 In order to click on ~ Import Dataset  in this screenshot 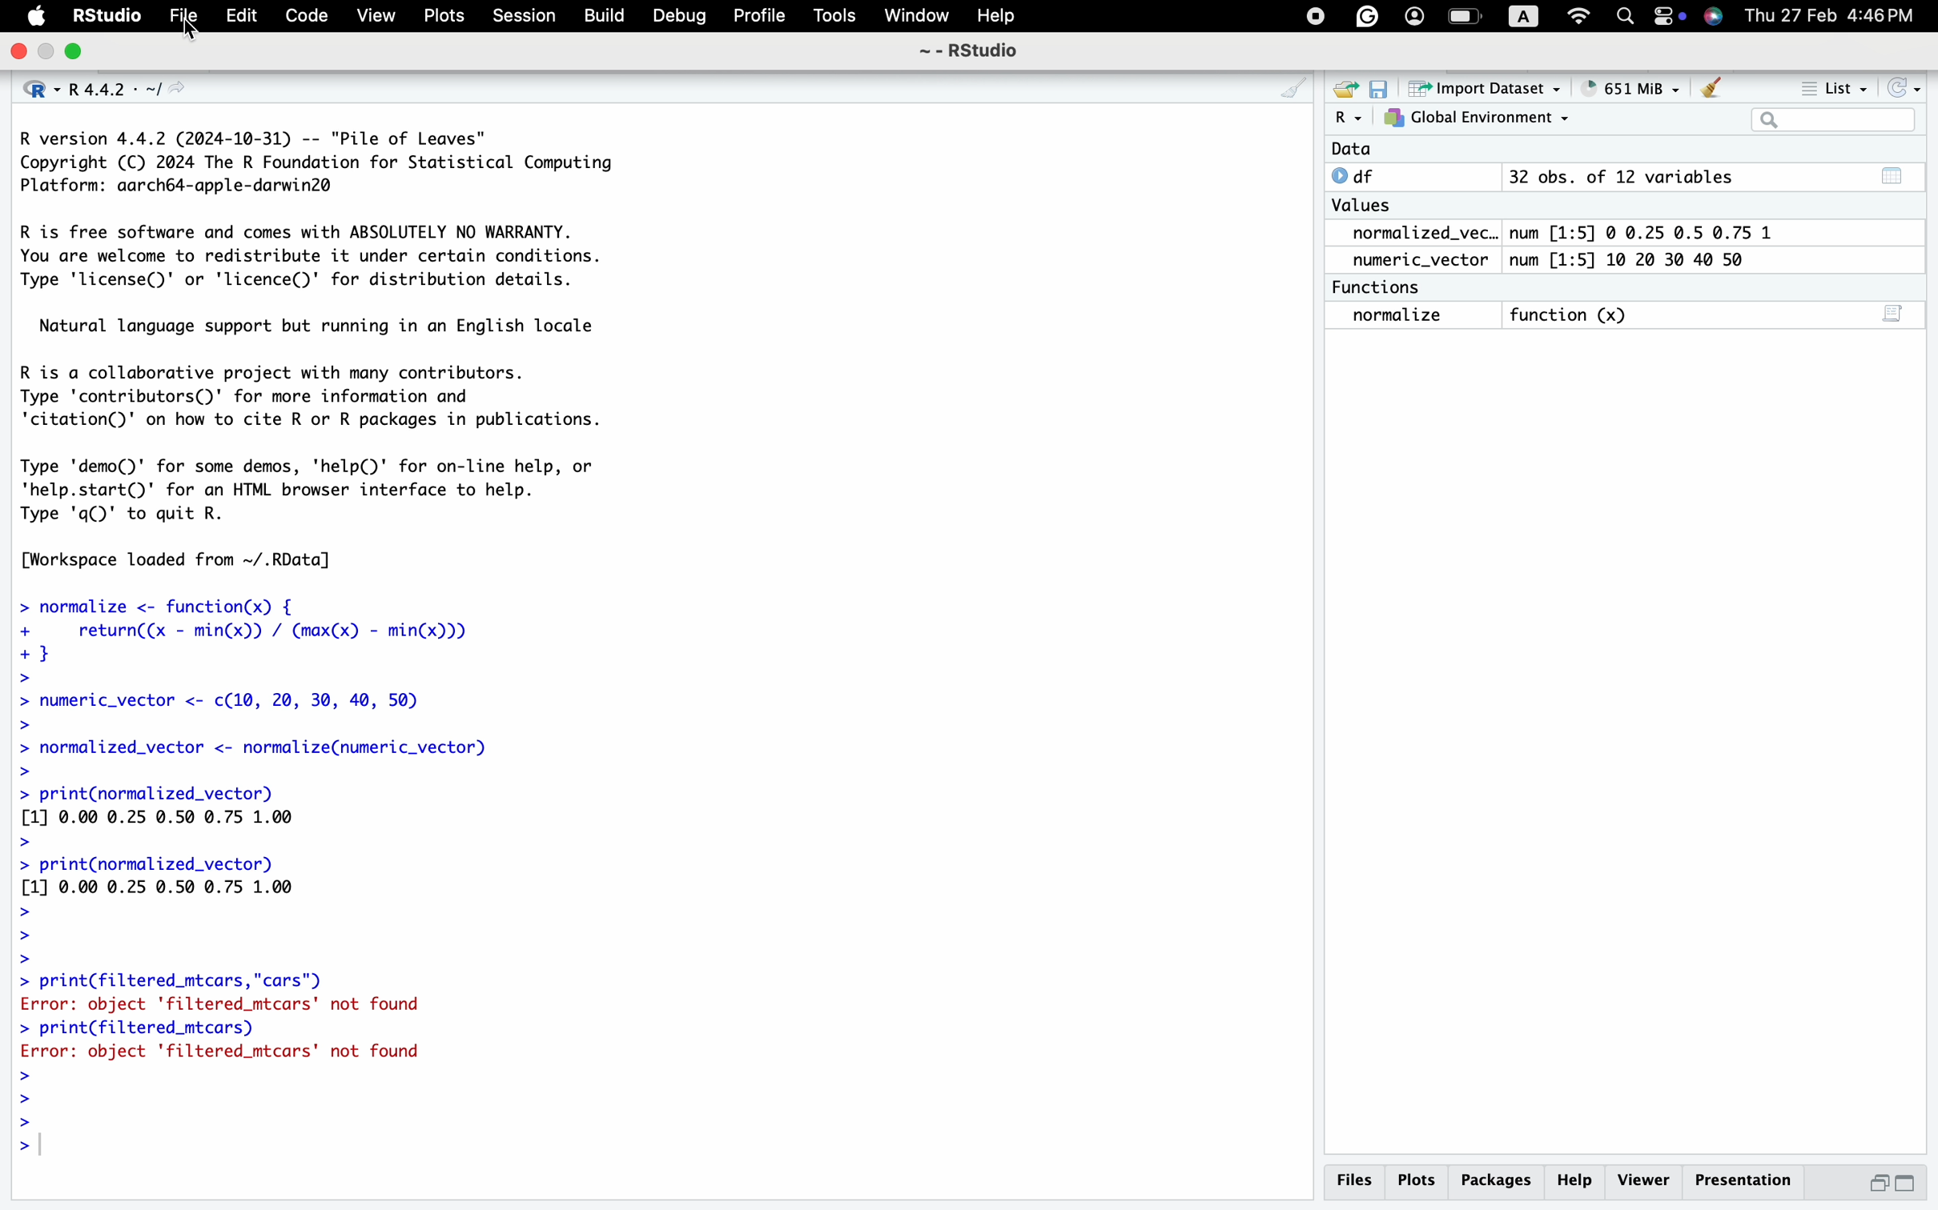, I will do `click(1483, 87)`.